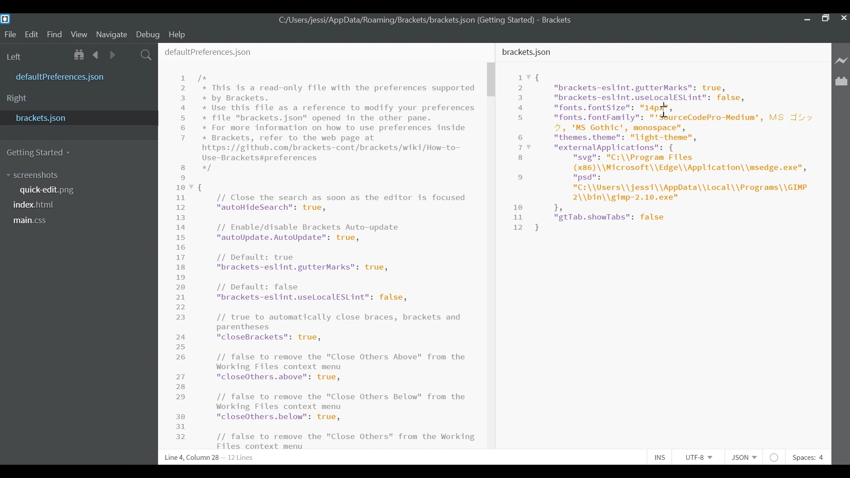 The height and width of the screenshot is (478, 850). Describe the element at coordinates (844, 19) in the screenshot. I see `Close` at that location.